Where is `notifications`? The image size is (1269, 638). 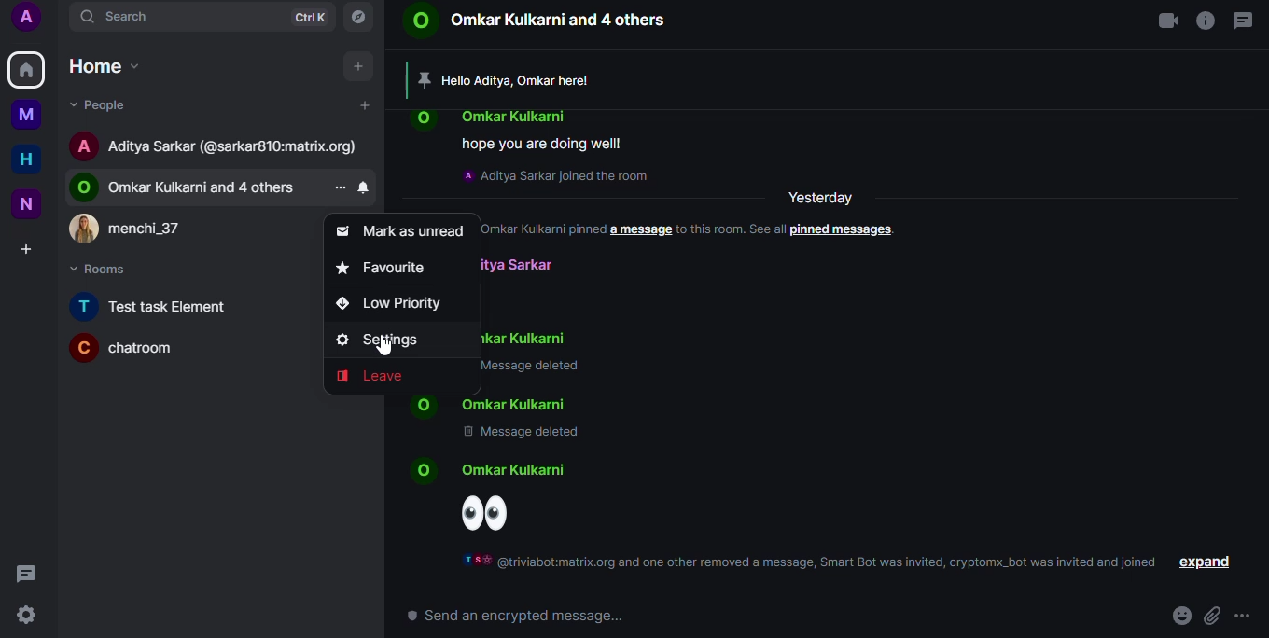 notifications is located at coordinates (369, 188).